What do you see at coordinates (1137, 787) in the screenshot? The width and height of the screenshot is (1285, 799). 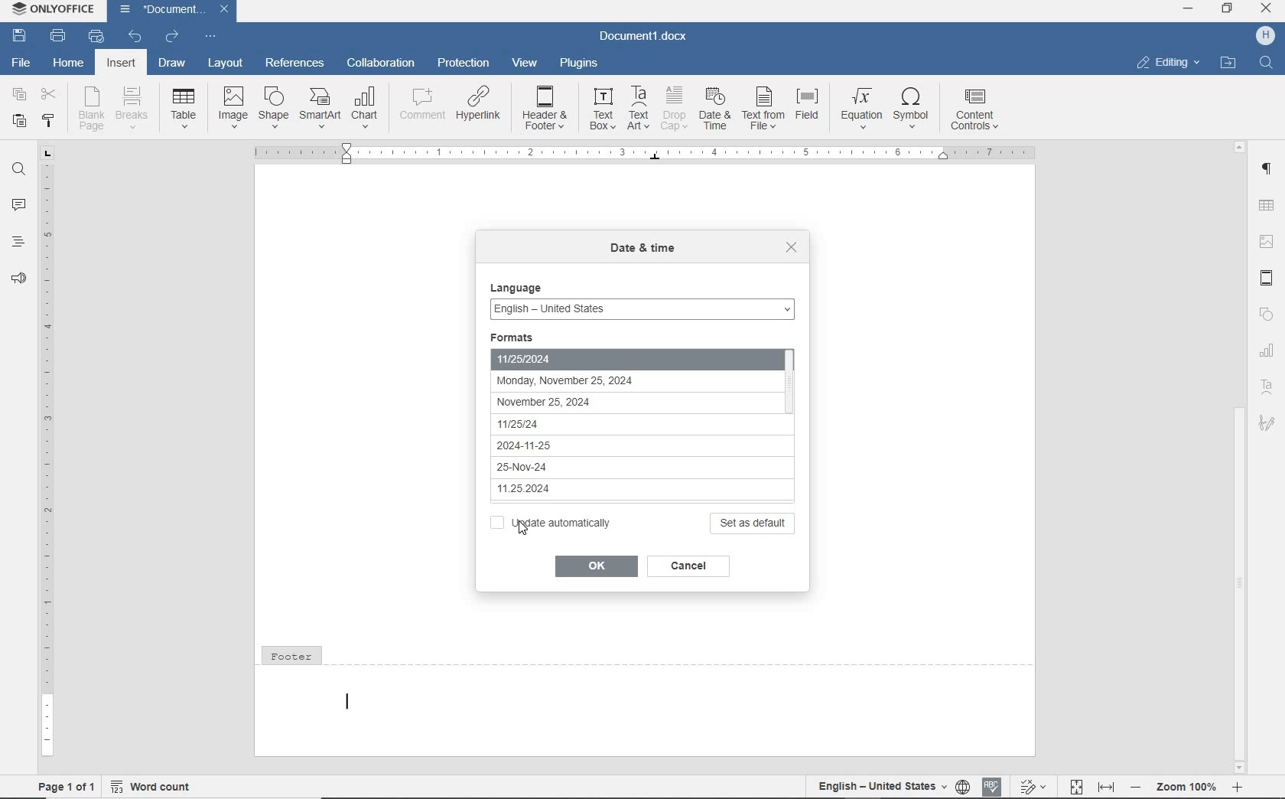 I see `zoom out` at bounding box center [1137, 787].